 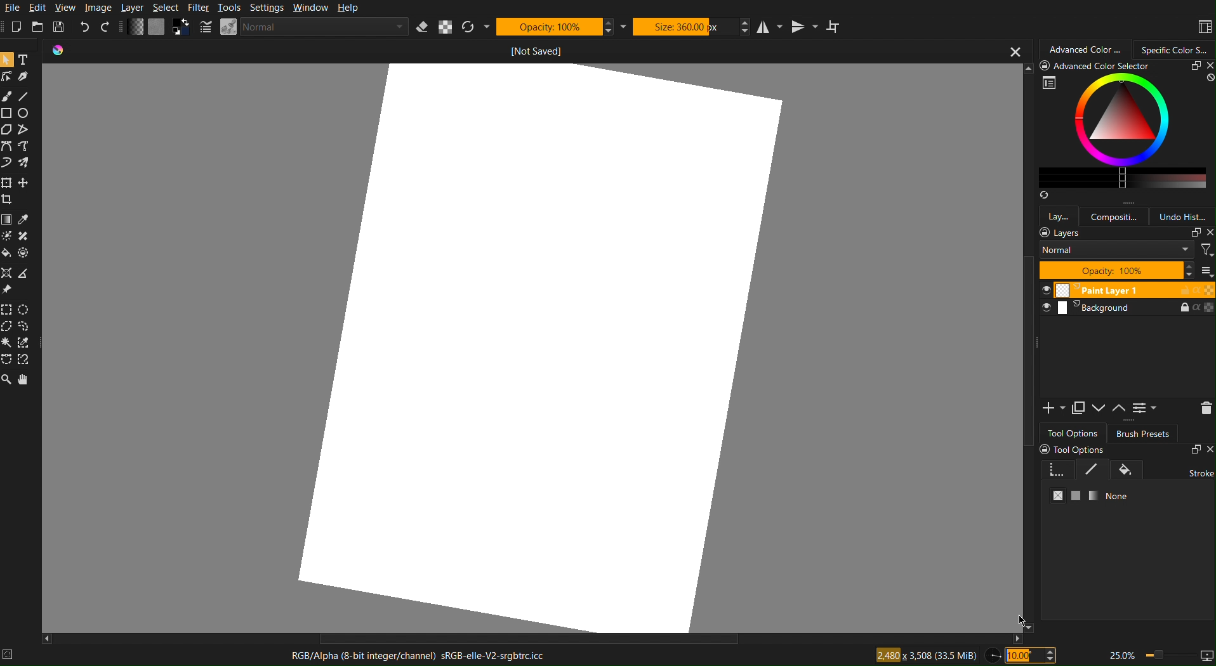 What do you see at coordinates (23, 75) in the screenshot?
I see `Pen` at bounding box center [23, 75].